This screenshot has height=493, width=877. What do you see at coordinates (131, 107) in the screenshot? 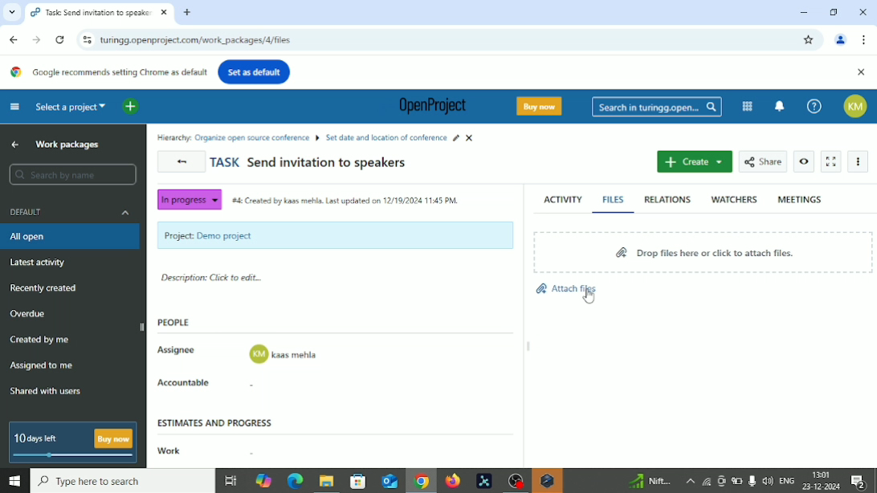
I see `Open quick add menu` at bounding box center [131, 107].